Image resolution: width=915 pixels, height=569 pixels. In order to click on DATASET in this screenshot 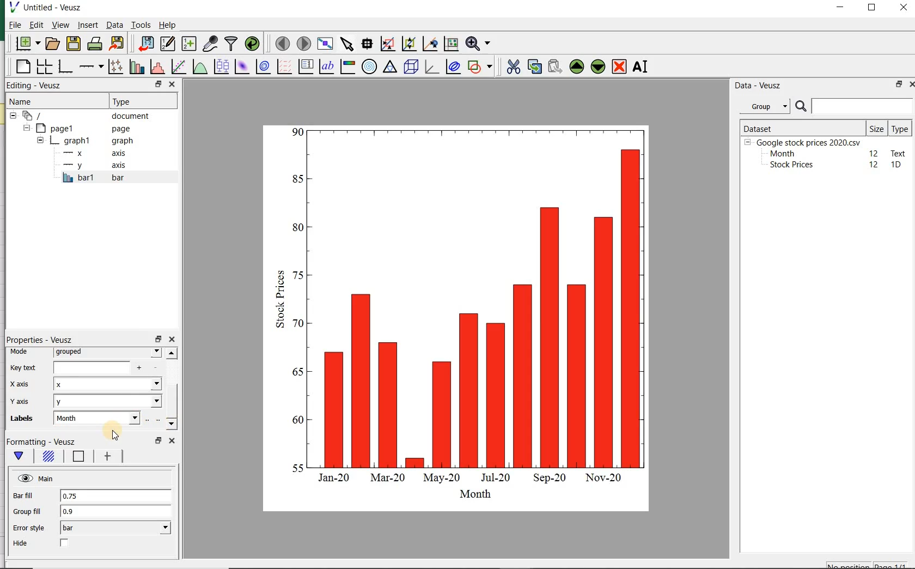, I will do `click(802, 126)`.